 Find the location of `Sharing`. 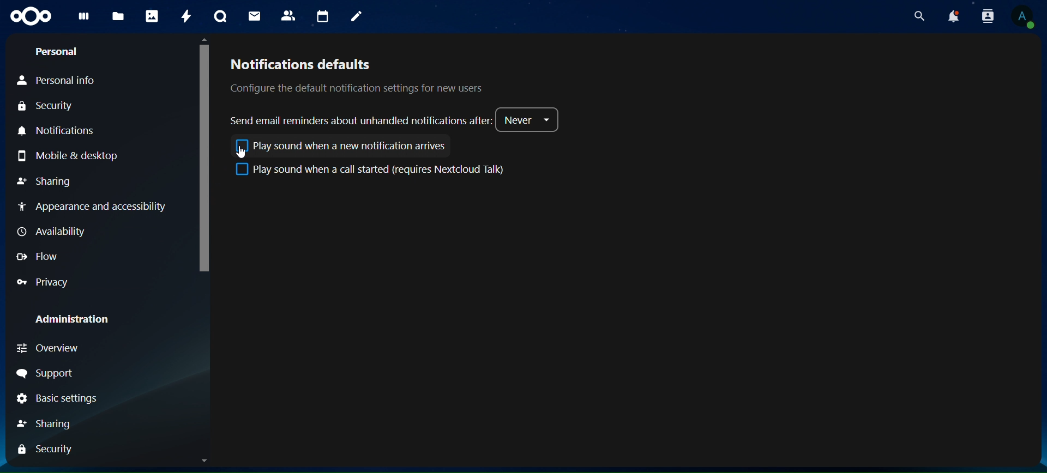

Sharing is located at coordinates (45, 425).